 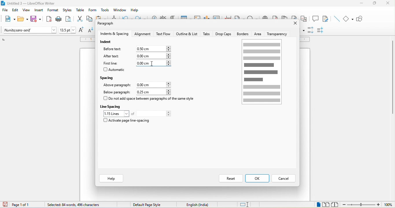 What do you see at coordinates (169, 56) in the screenshot?
I see `increase or decrease` at bounding box center [169, 56].